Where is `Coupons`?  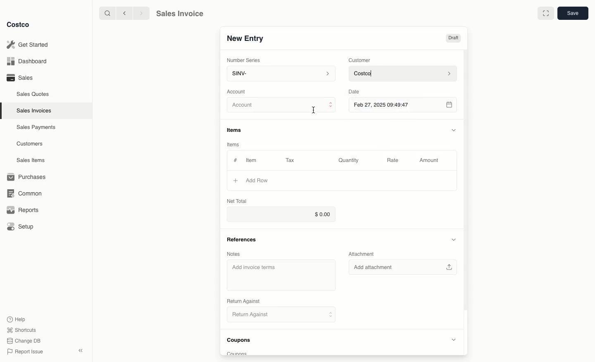
Coupons is located at coordinates (241, 341).